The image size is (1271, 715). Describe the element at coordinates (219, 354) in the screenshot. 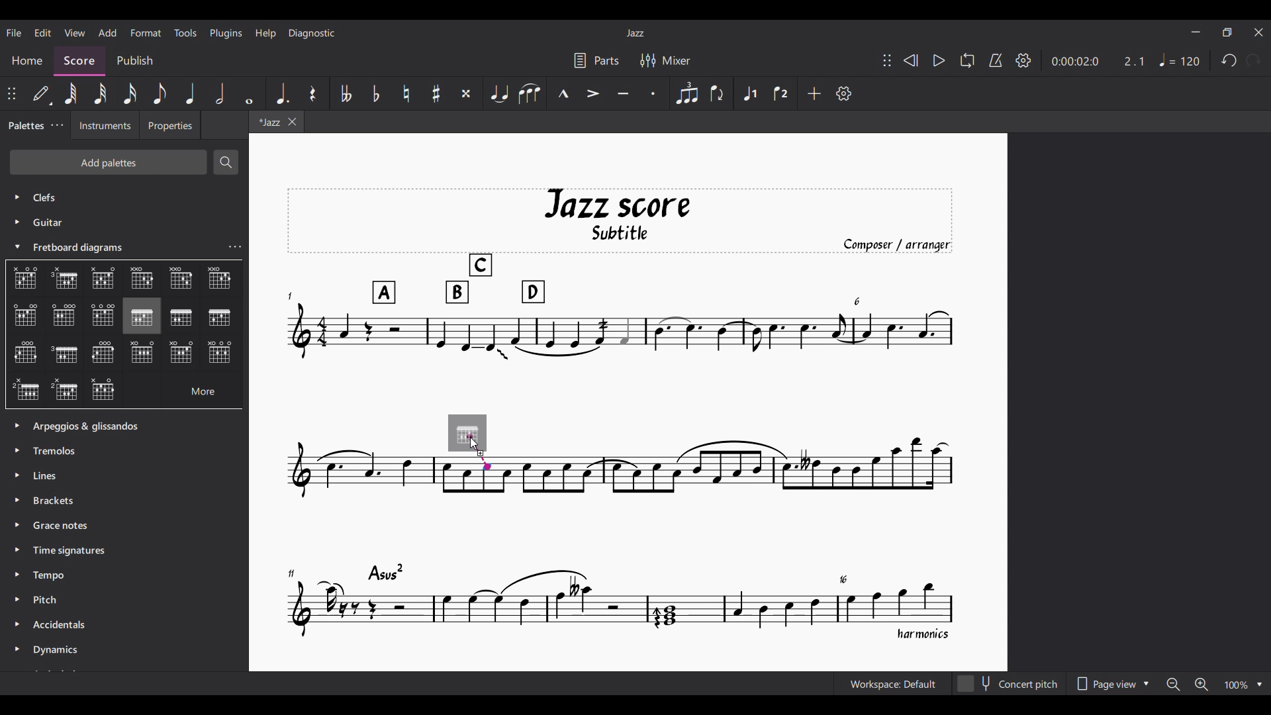

I see `Chart 16` at that location.